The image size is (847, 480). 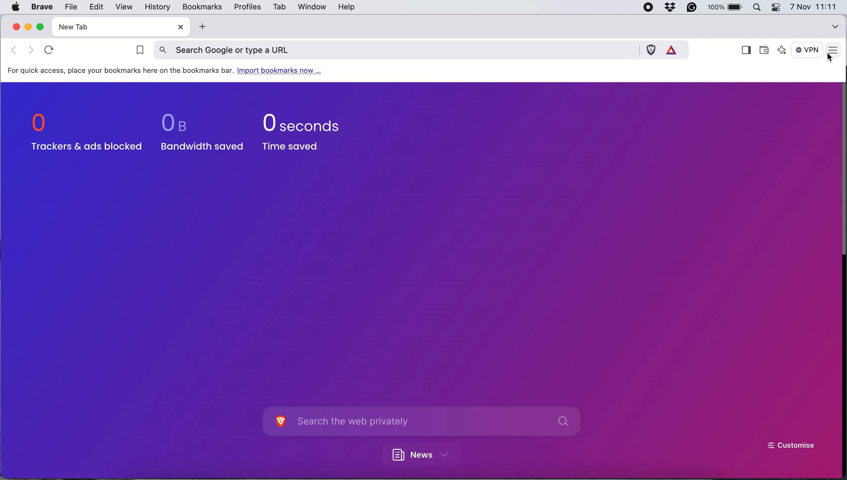 I want to click on maximise, so click(x=42, y=26).